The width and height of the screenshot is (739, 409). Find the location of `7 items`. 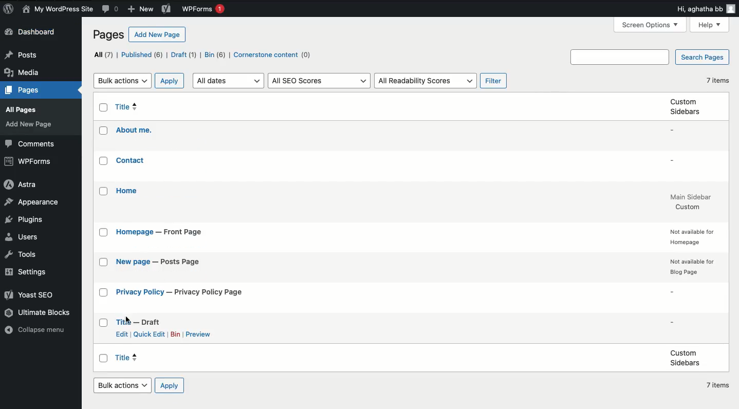

7 items is located at coordinates (719, 385).